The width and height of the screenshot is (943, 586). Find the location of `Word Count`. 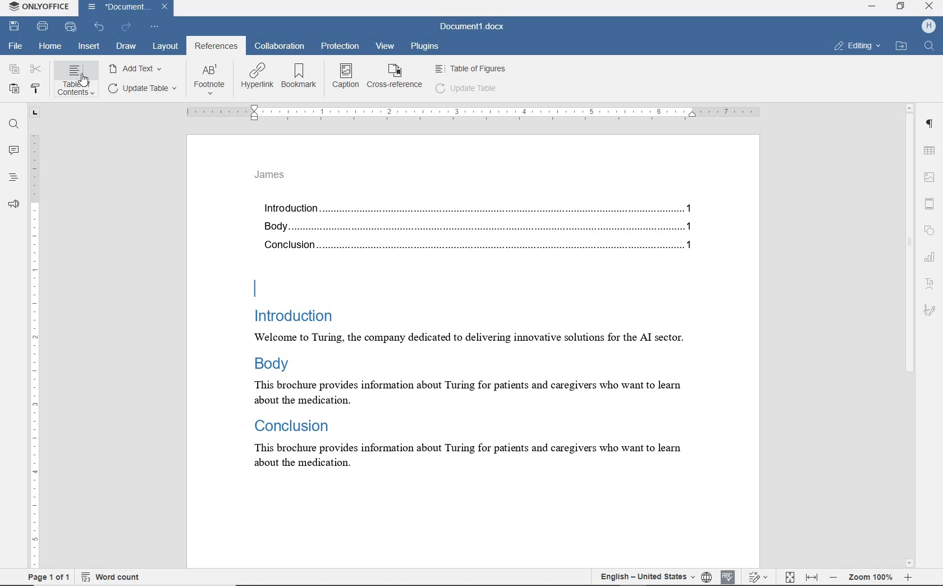

Word Count is located at coordinates (111, 578).